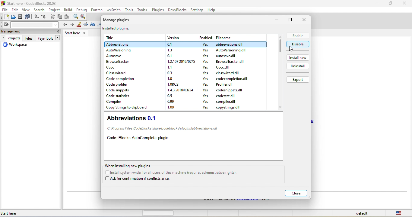 This screenshot has height=217, width=412. I want to click on plug in selected, so click(184, 44).